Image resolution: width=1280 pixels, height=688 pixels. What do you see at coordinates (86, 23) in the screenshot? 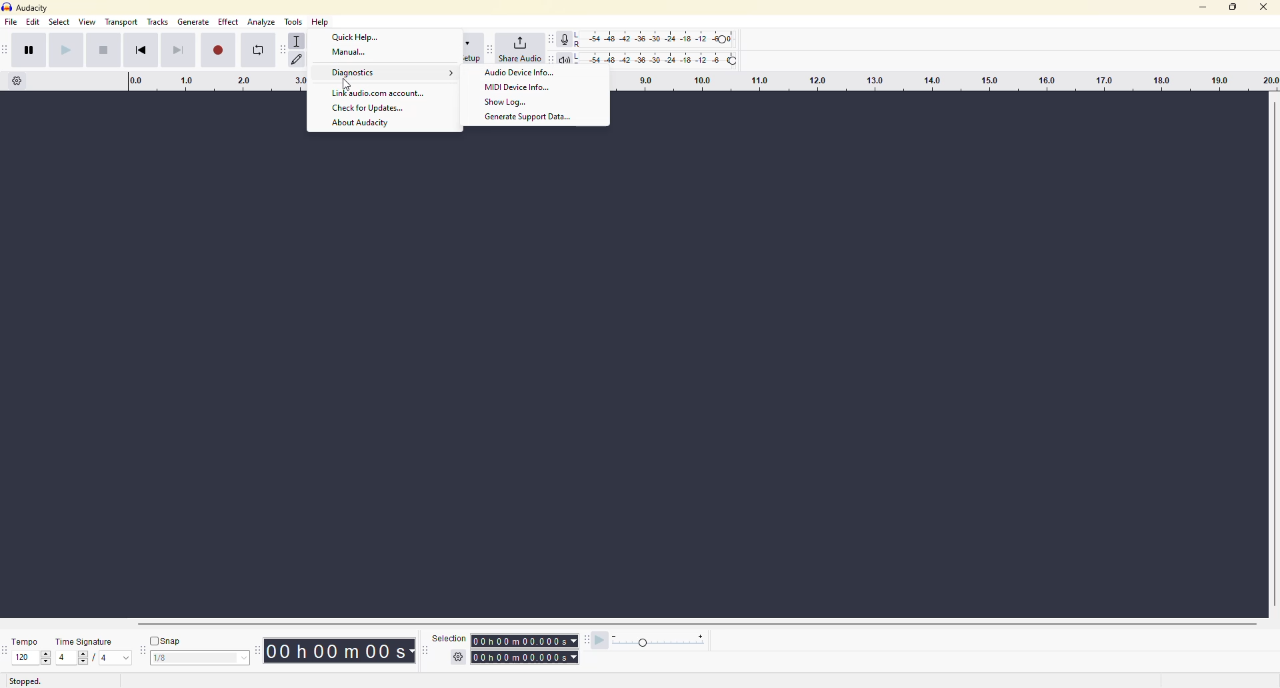
I see `view` at bounding box center [86, 23].